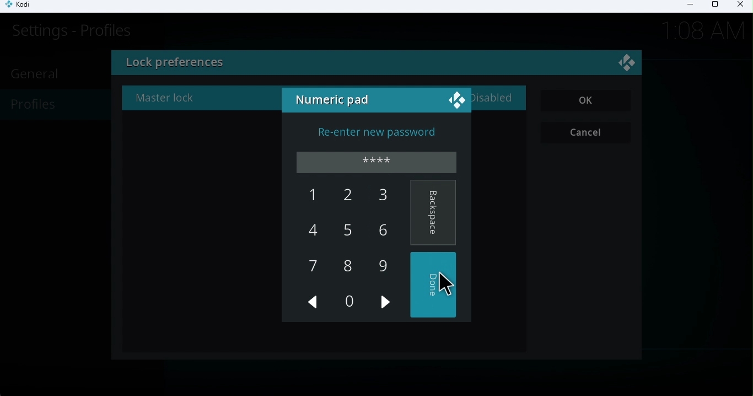 The image size is (753, 396). Describe the element at coordinates (308, 196) in the screenshot. I see `1` at that location.